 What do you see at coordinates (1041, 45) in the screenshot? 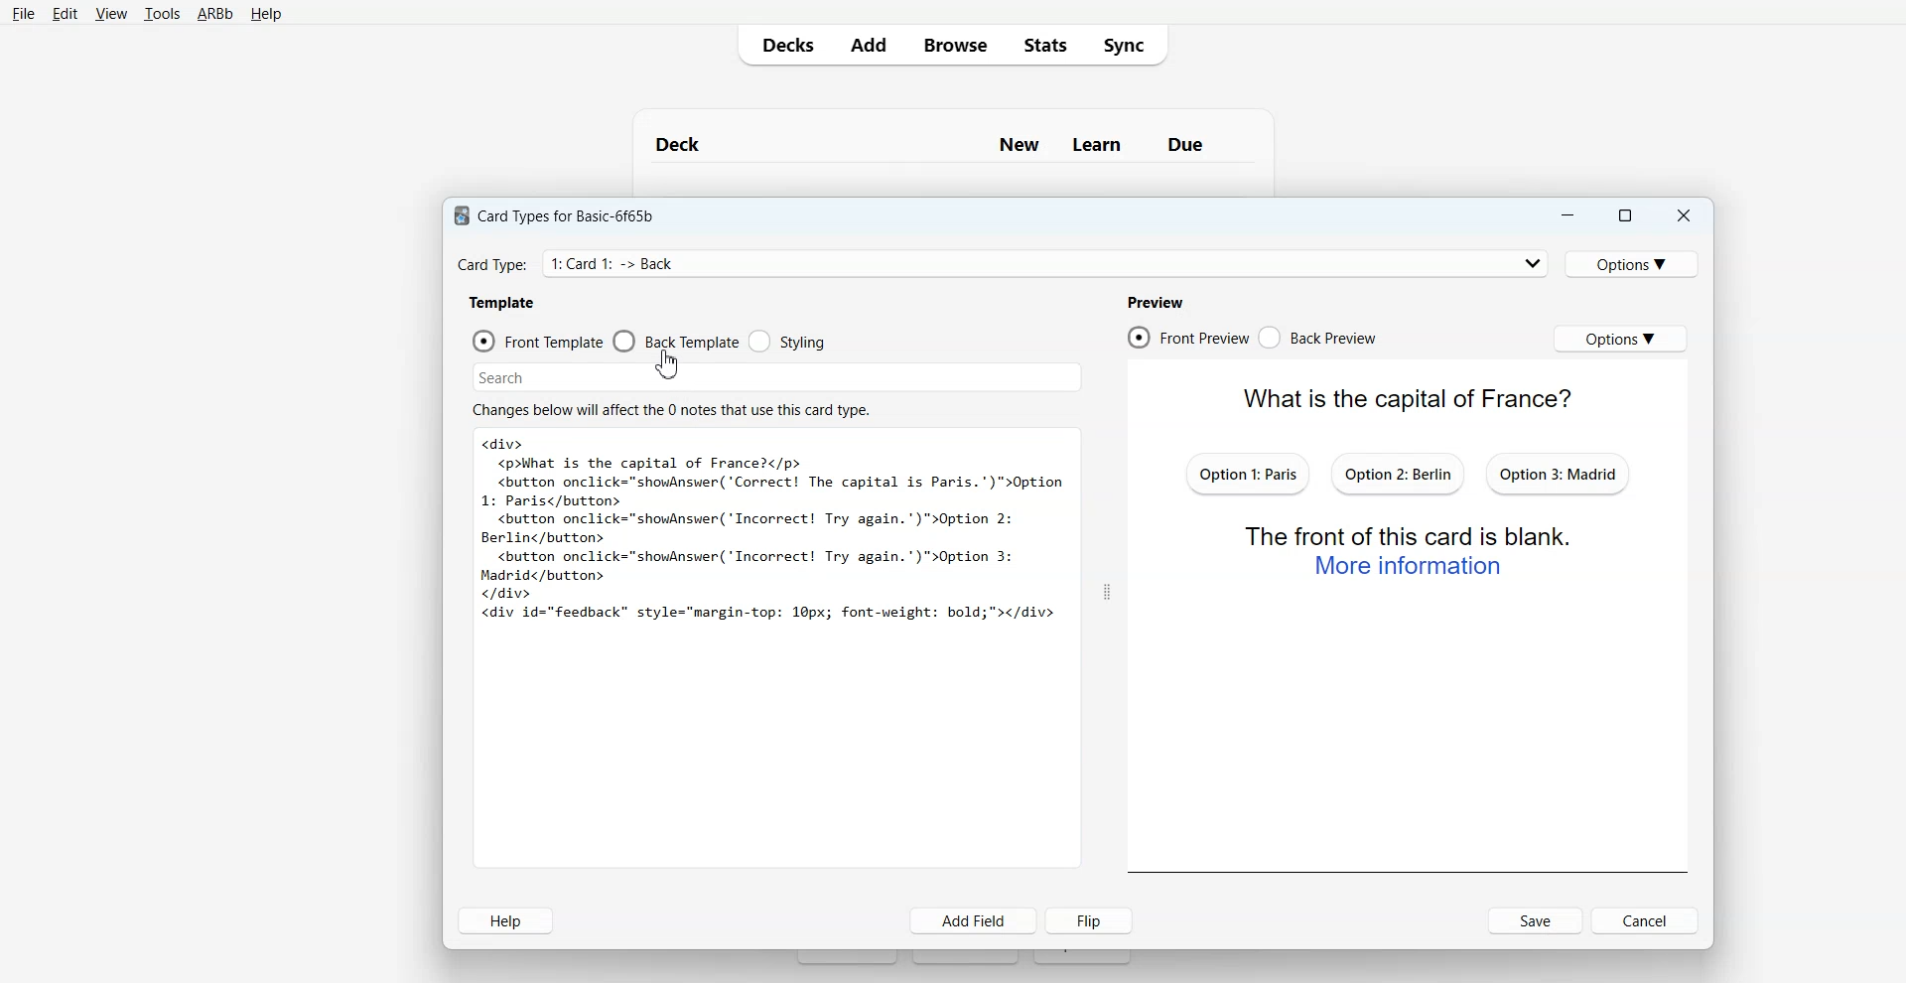
I see `Stats` at bounding box center [1041, 45].